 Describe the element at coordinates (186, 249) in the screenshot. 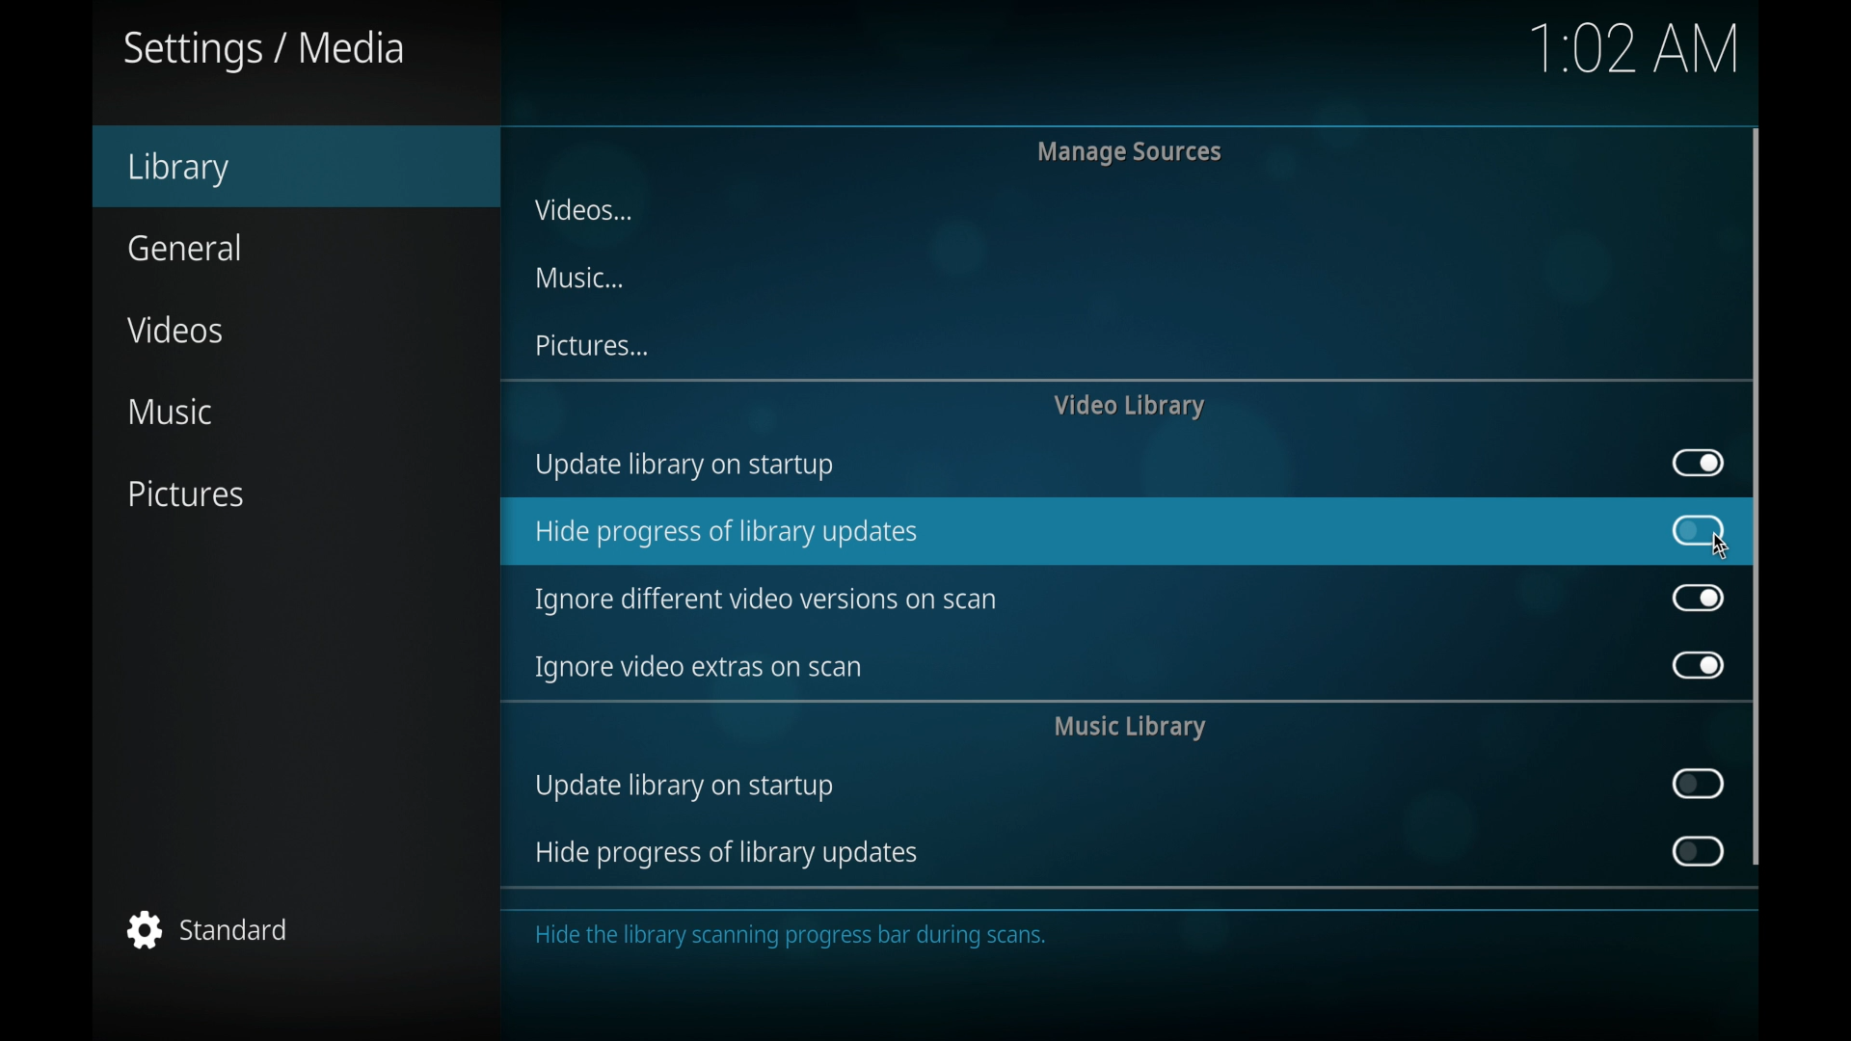

I see `general` at that location.